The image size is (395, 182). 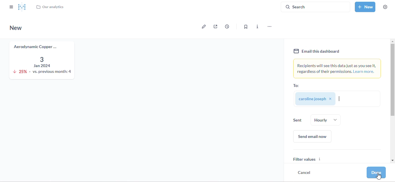 I want to click on filter values, so click(x=338, y=156).